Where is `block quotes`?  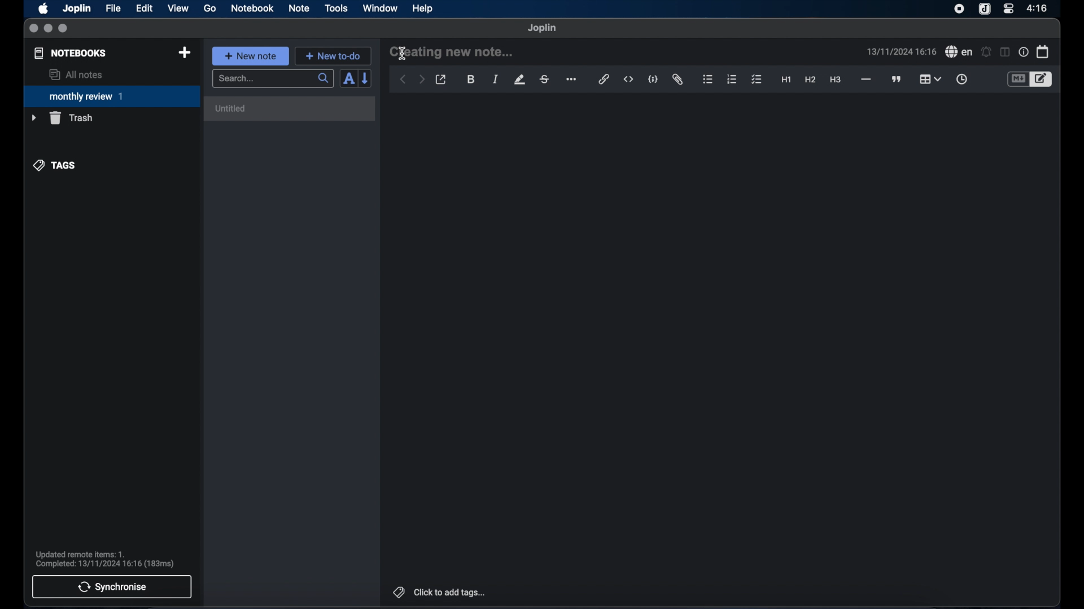 block quotes is located at coordinates (897, 80).